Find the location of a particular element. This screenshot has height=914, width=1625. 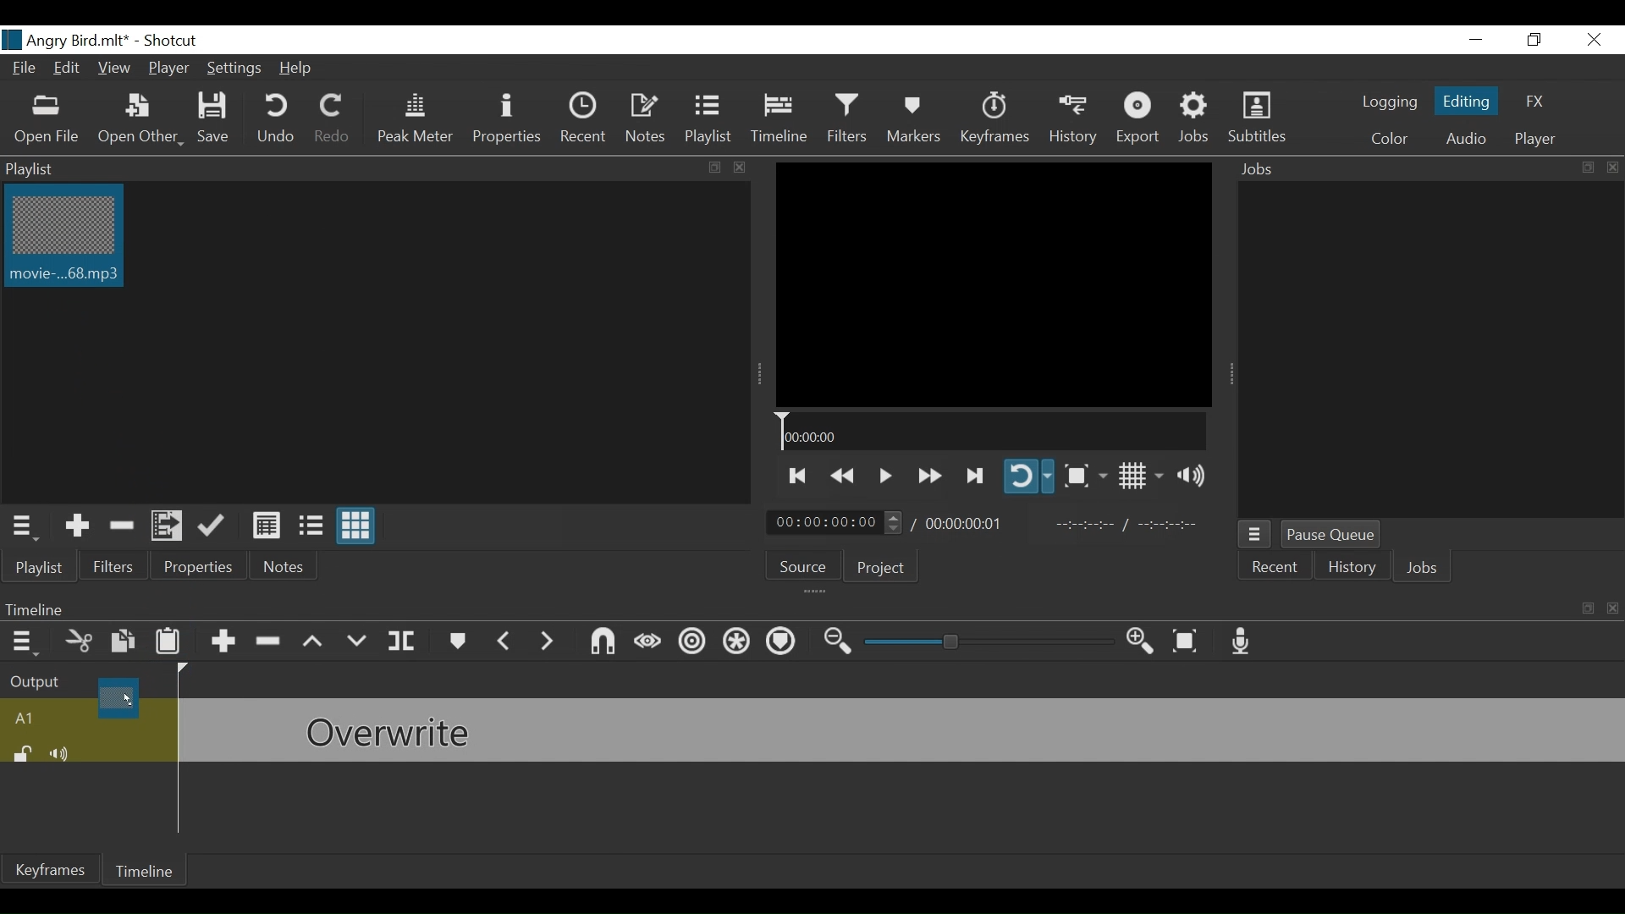

Markers is located at coordinates (456, 640).